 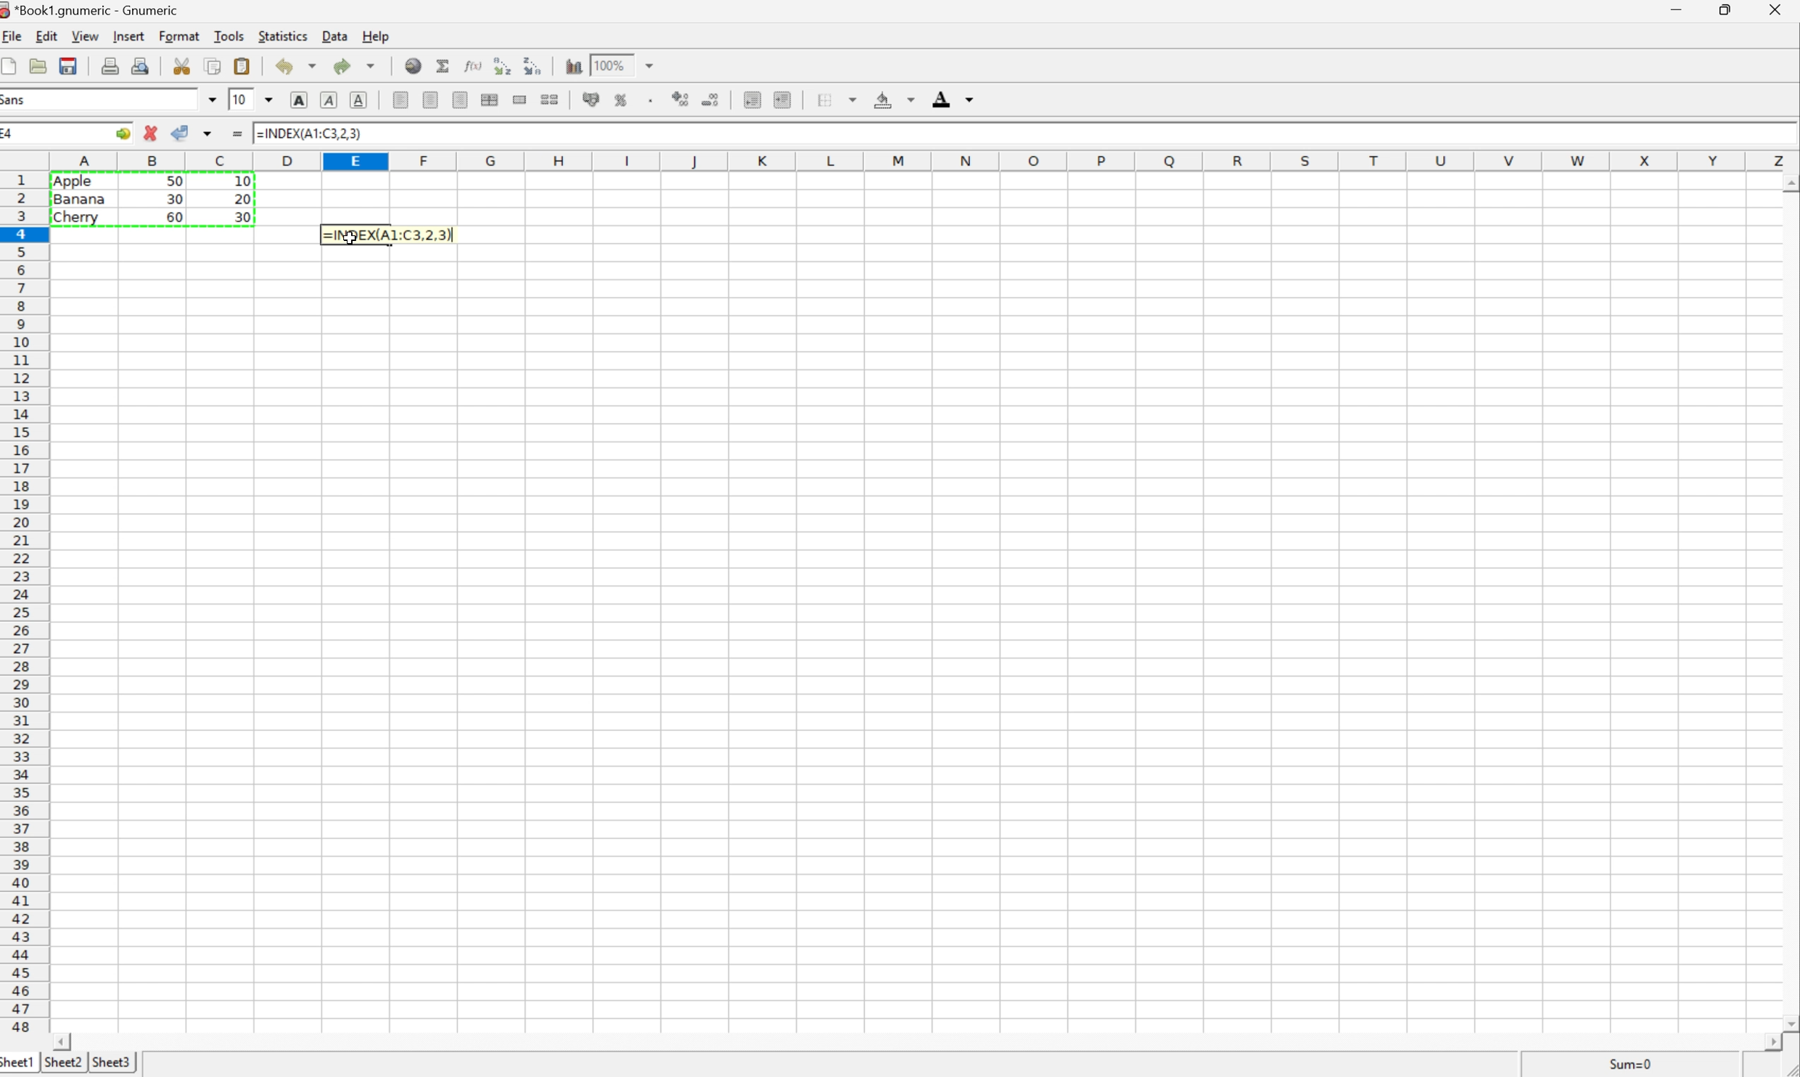 I want to click on restore down, so click(x=1730, y=9).